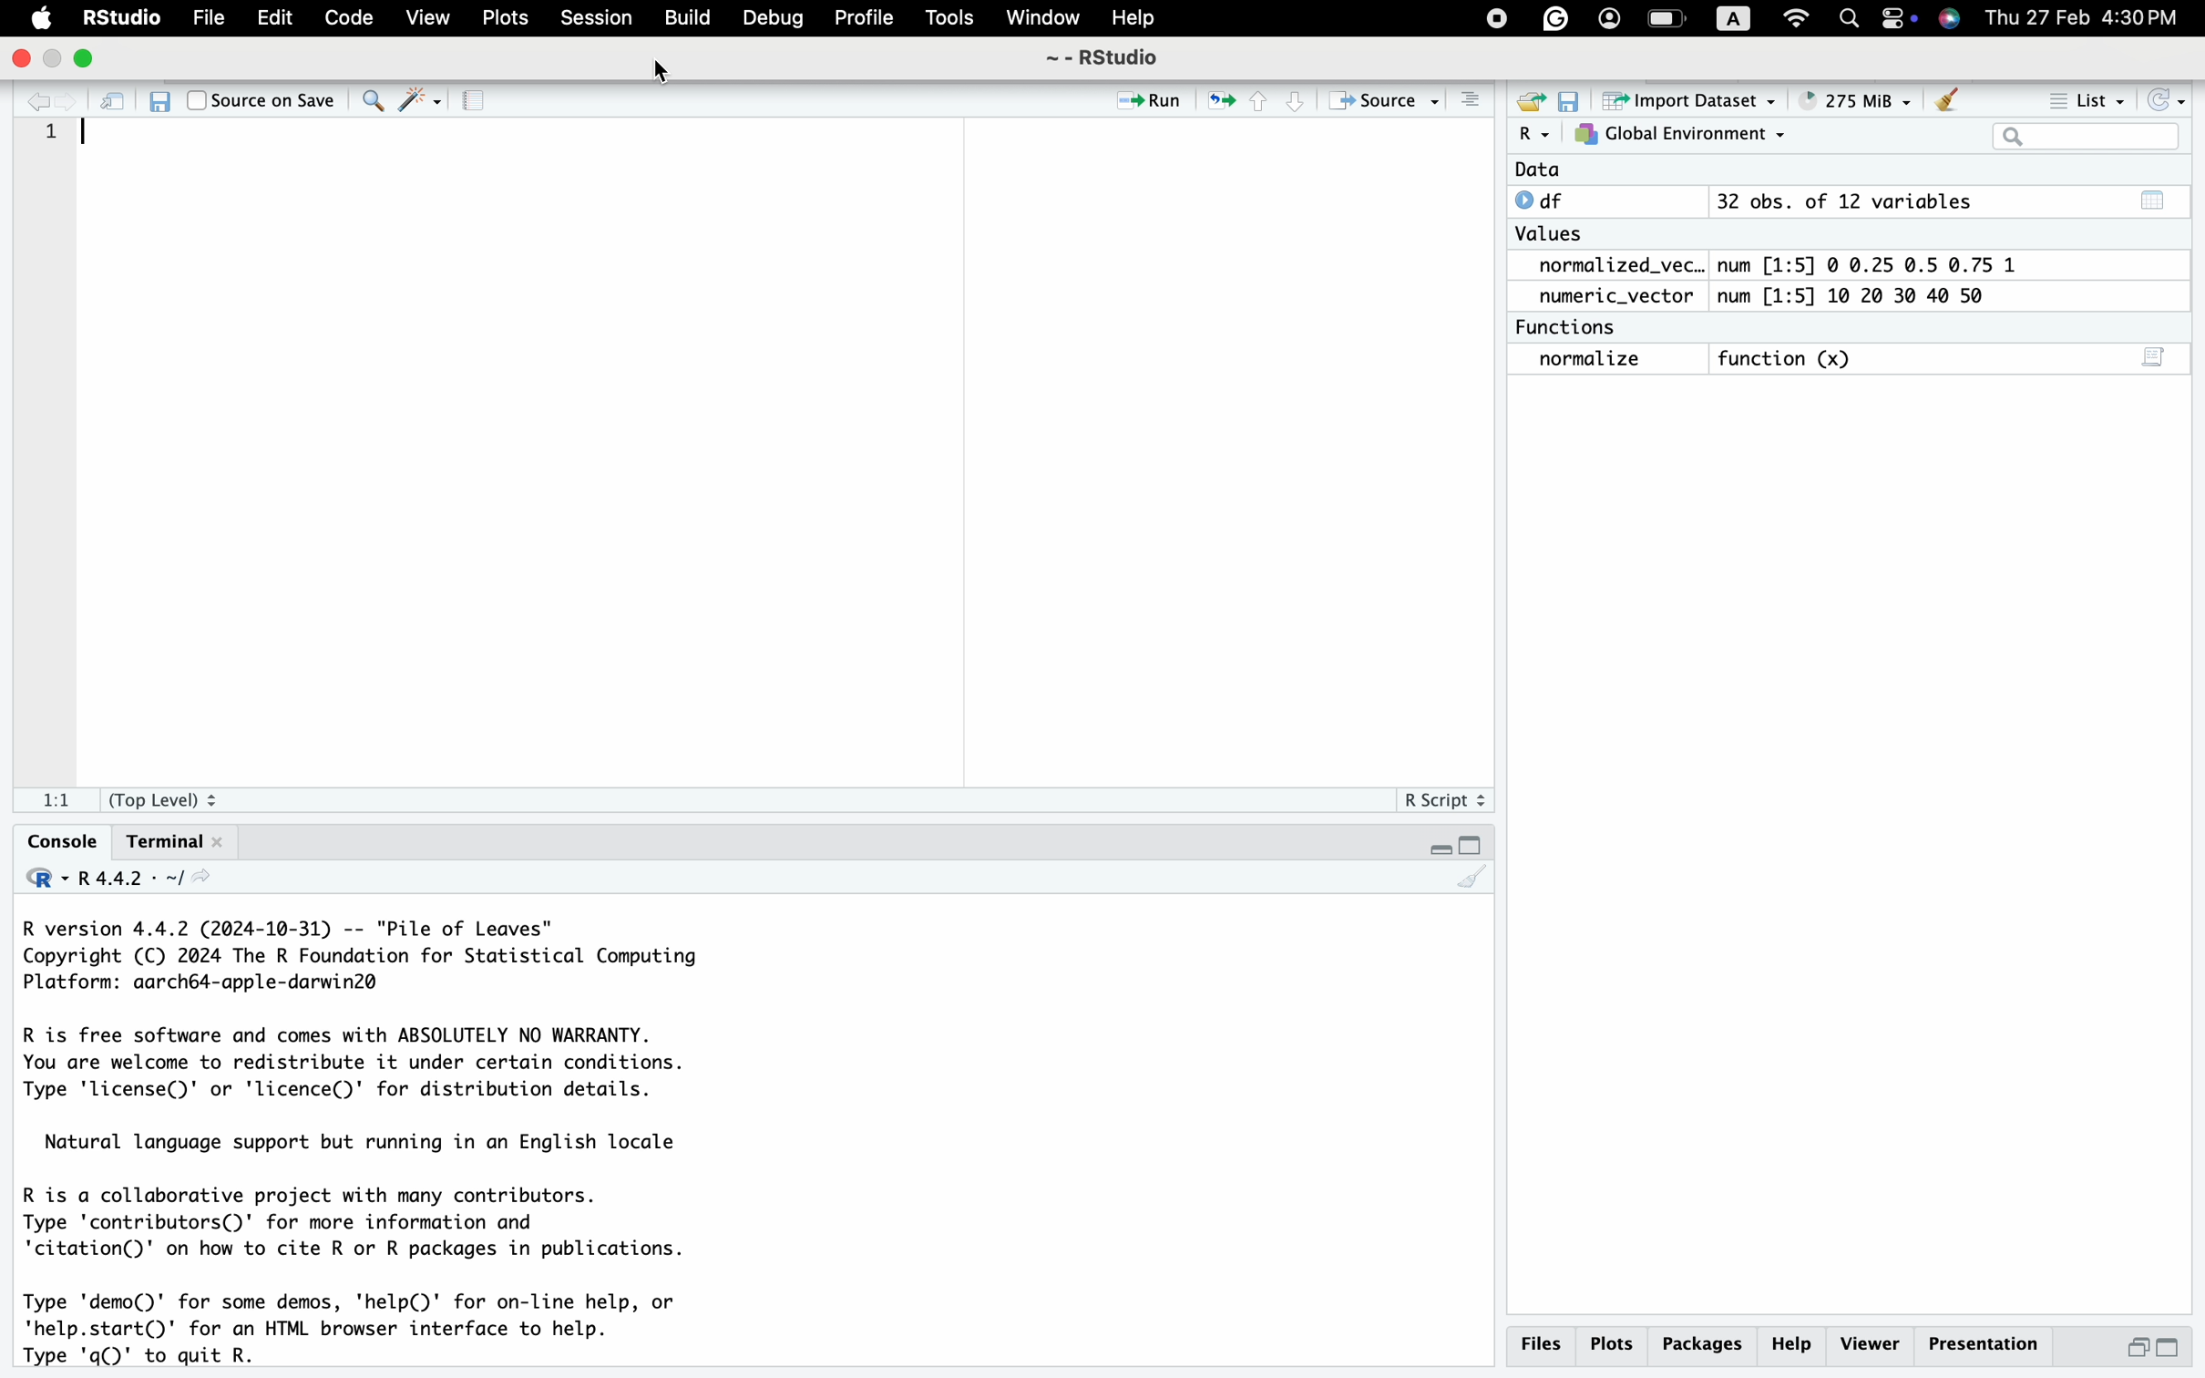  What do you see at coordinates (1734, 19) in the screenshot?
I see `A` at bounding box center [1734, 19].